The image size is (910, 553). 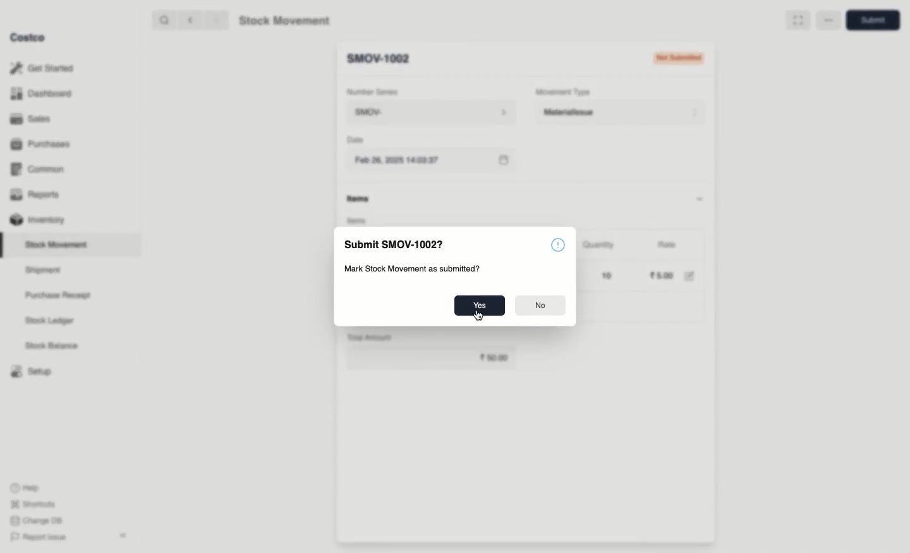 What do you see at coordinates (192, 21) in the screenshot?
I see `backward` at bounding box center [192, 21].